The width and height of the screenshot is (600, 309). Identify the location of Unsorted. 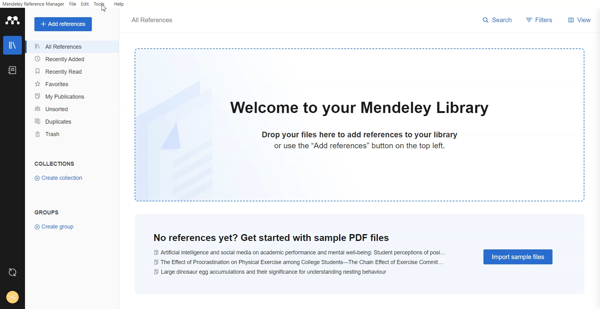
(73, 108).